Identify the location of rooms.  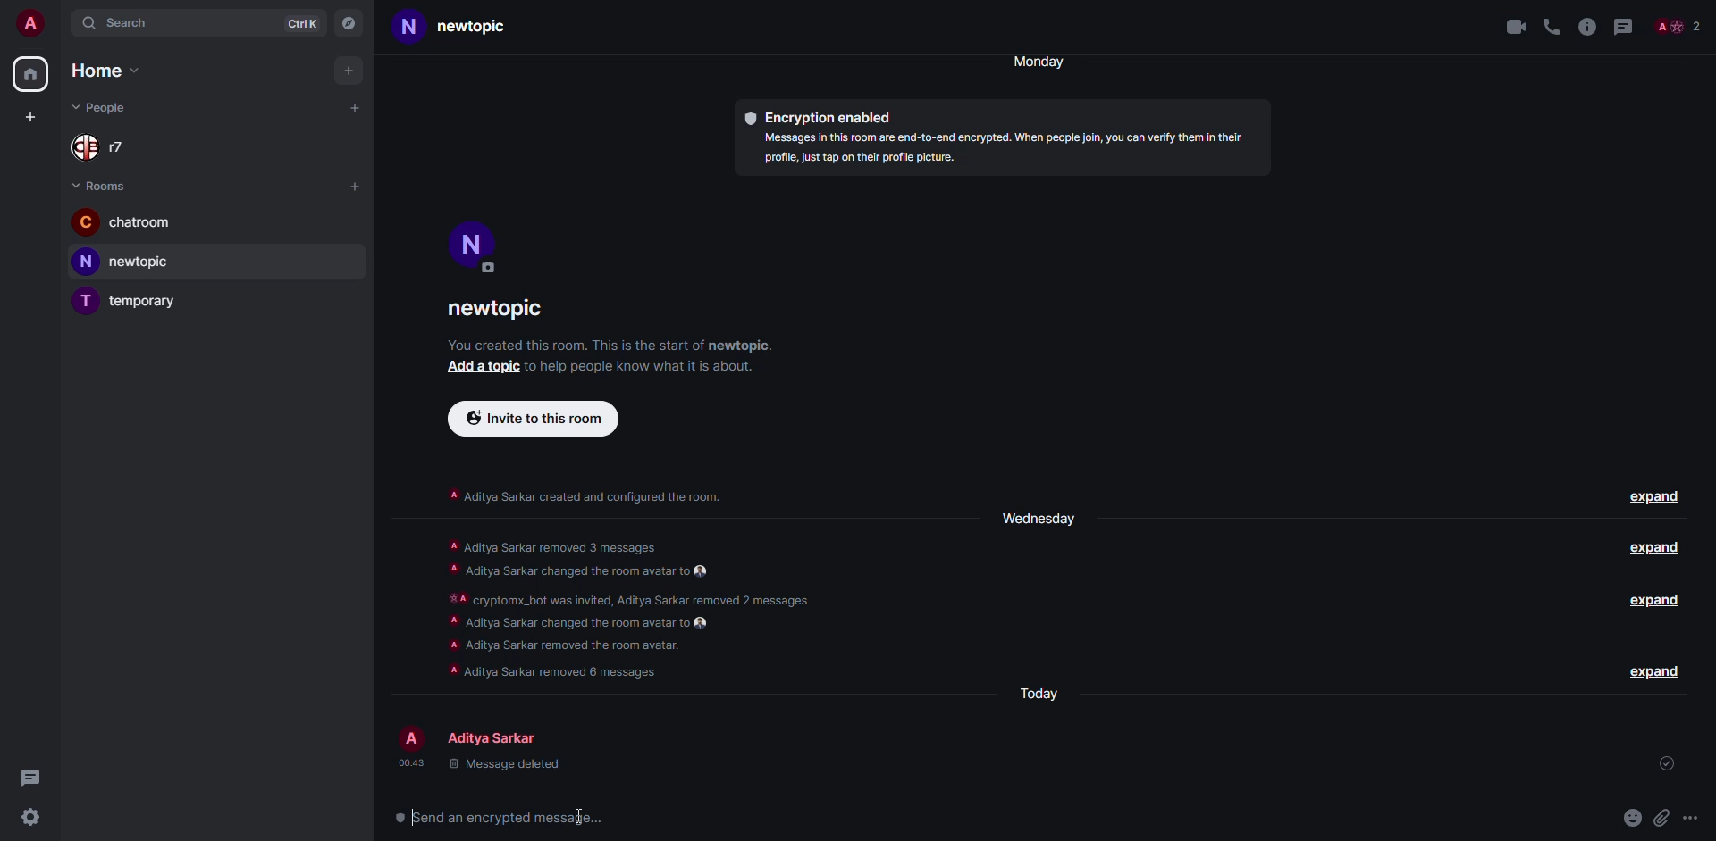
(105, 185).